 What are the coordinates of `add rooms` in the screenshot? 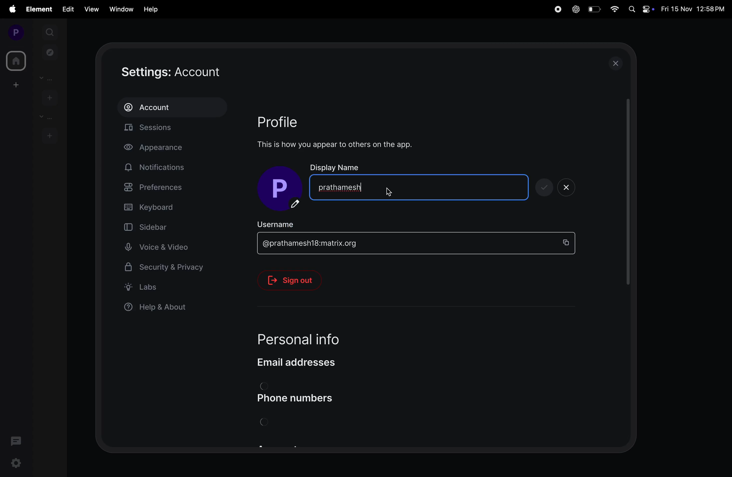 It's located at (50, 135).